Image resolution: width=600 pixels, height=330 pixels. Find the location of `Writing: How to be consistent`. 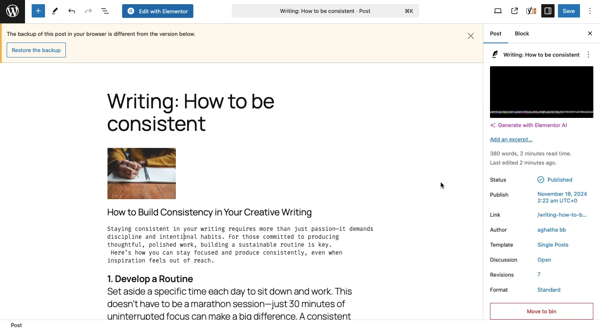

Writing: How to be consistent is located at coordinates (325, 12).